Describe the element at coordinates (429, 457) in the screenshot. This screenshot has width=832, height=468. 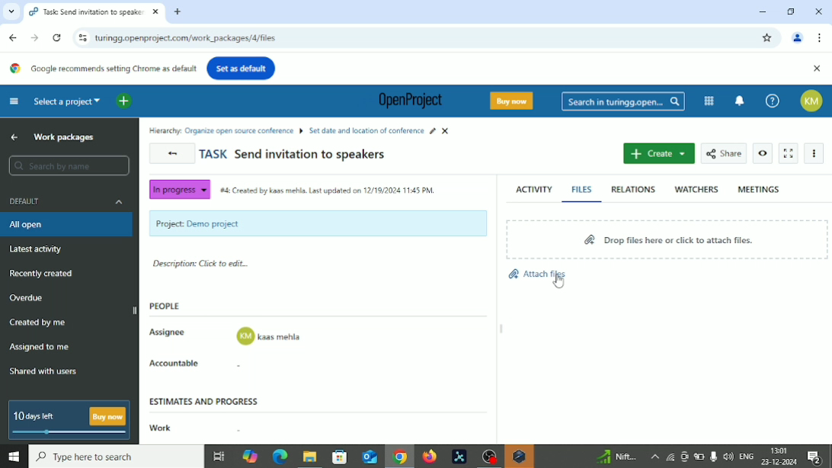
I see `Firefox` at that location.